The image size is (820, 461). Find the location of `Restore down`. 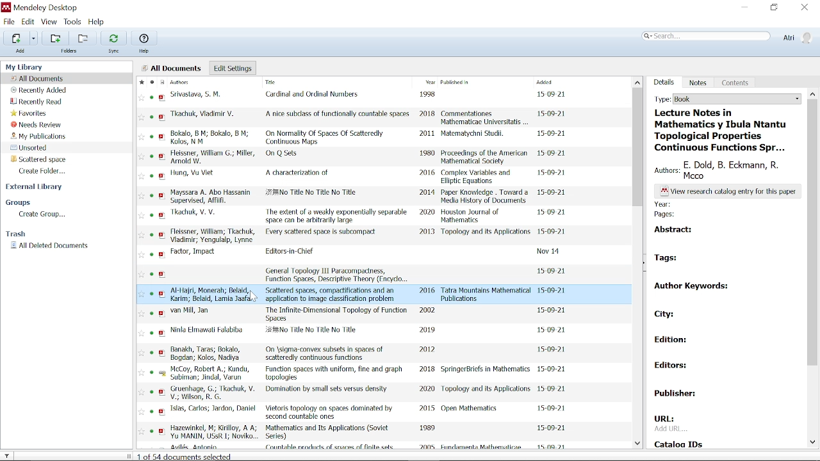

Restore down is located at coordinates (774, 8).